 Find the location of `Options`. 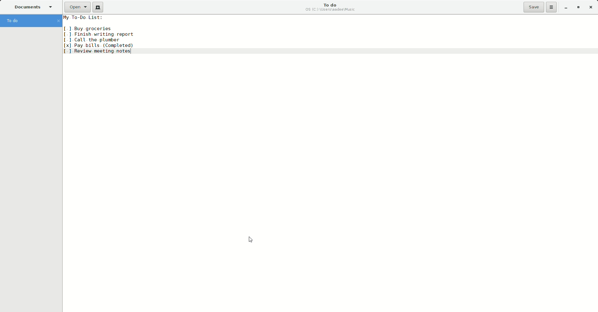

Options is located at coordinates (552, 7).